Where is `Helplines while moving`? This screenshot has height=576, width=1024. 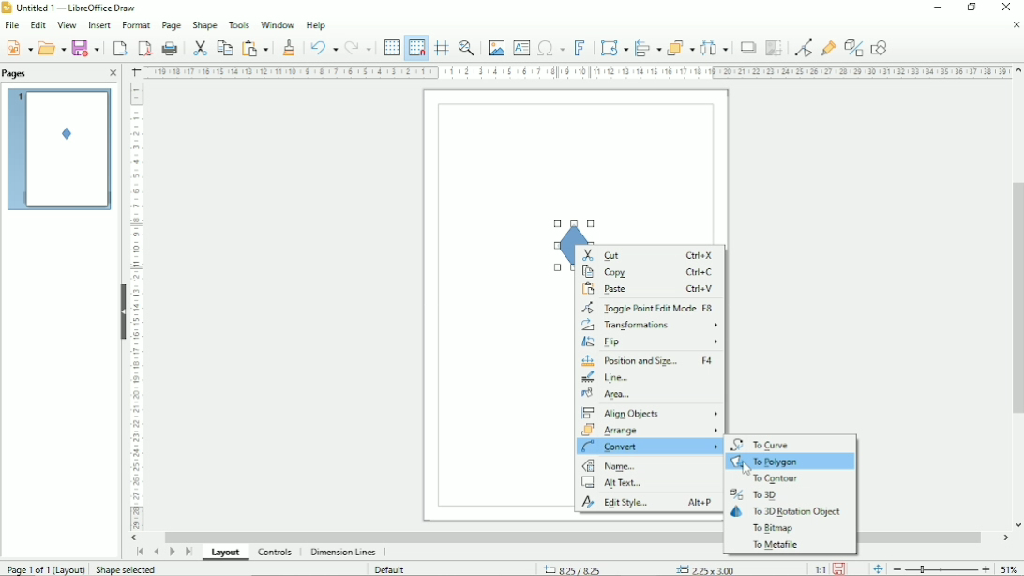 Helplines while moving is located at coordinates (441, 48).